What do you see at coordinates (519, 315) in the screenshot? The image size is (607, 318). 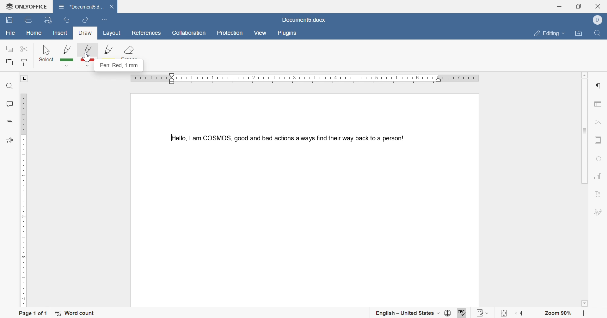 I see `fit to width` at bounding box center [519, 315].